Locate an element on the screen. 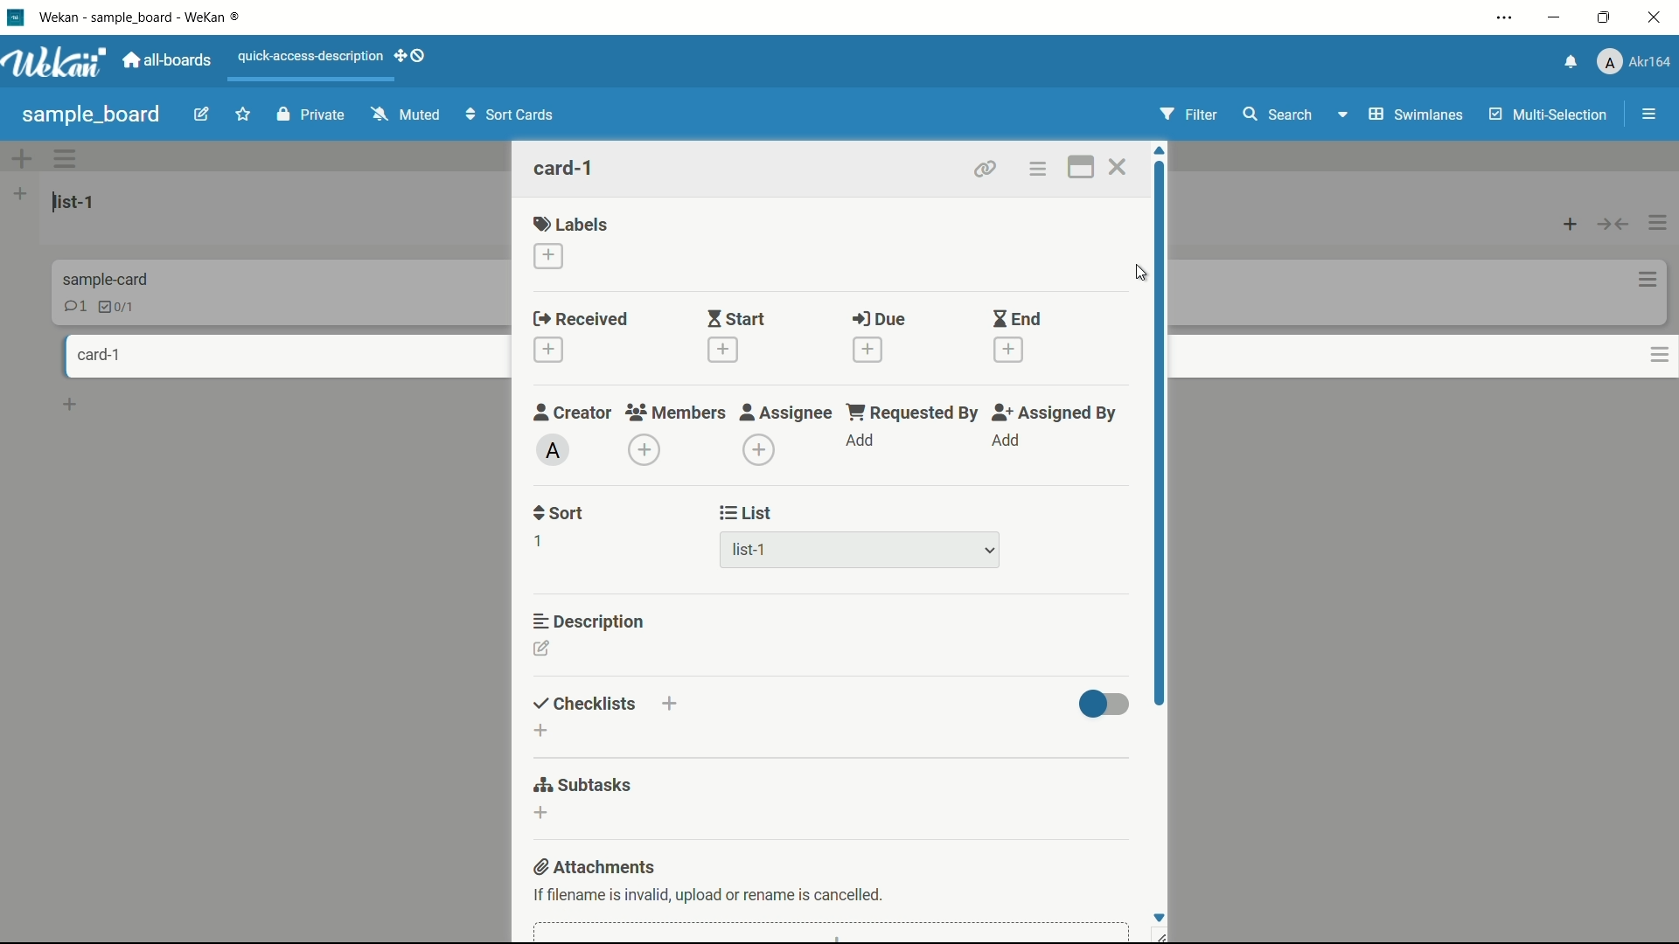 Image resolution: width=1679 pixels, height=944 pixels. favorite is located at coordinates (240, 115).